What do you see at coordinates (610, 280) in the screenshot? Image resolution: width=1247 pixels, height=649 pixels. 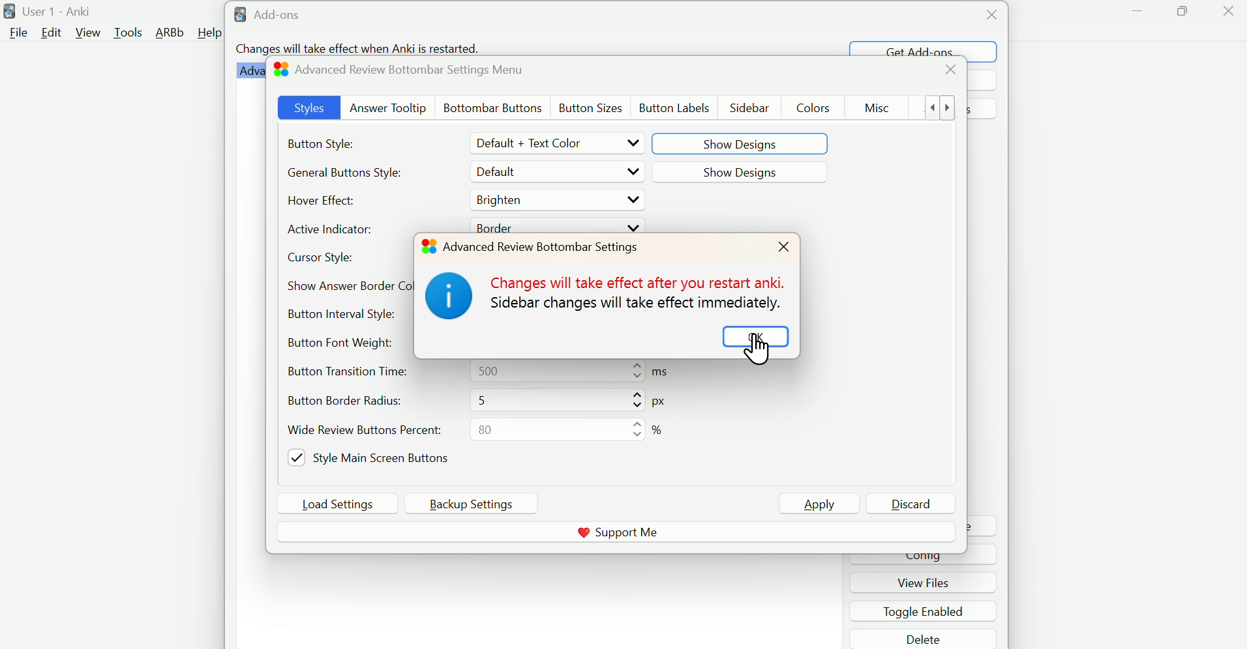 I see `Notice about Implementation` at bounding box center [610, 280].